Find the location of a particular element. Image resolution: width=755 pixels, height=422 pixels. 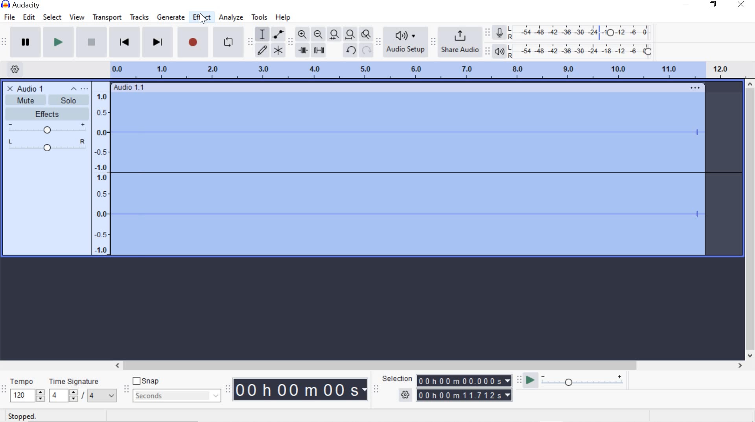

Selection time is located at coordinates (466, 388).